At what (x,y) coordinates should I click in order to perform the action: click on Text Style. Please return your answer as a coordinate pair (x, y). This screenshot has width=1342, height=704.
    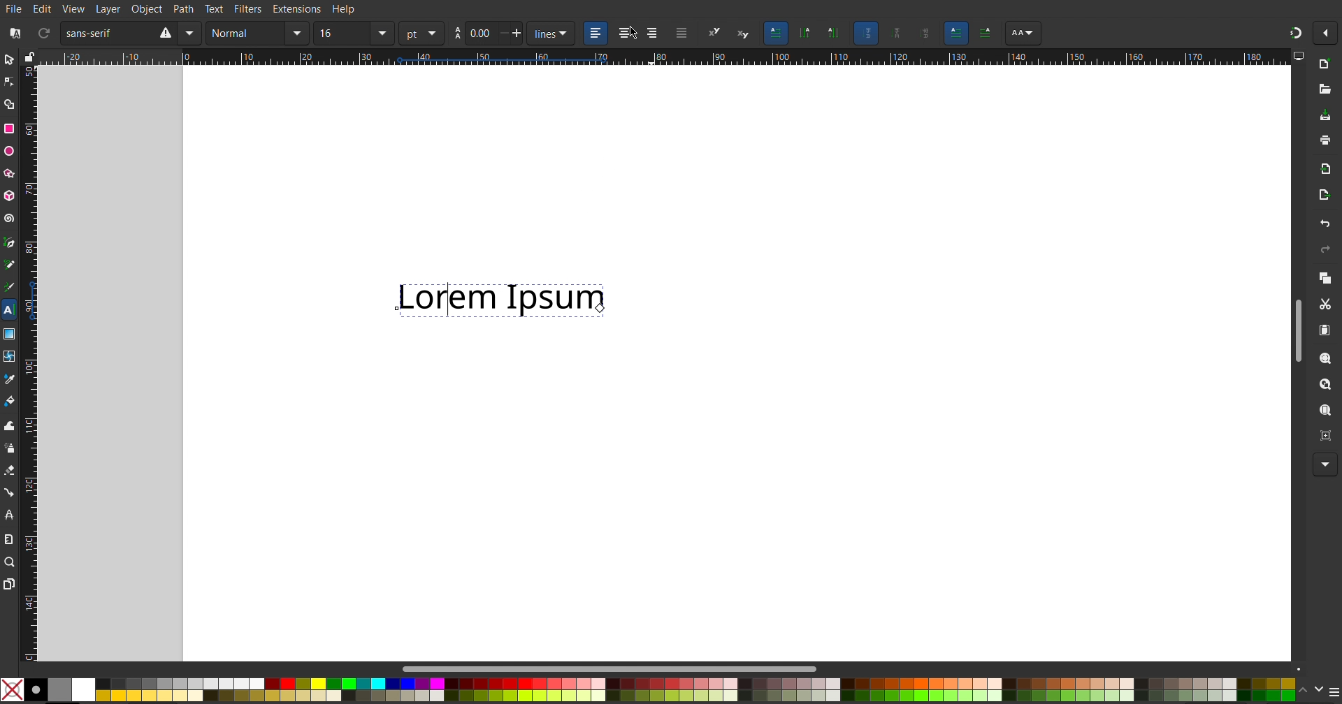
    Looking at the image, I should click on (257, 34).